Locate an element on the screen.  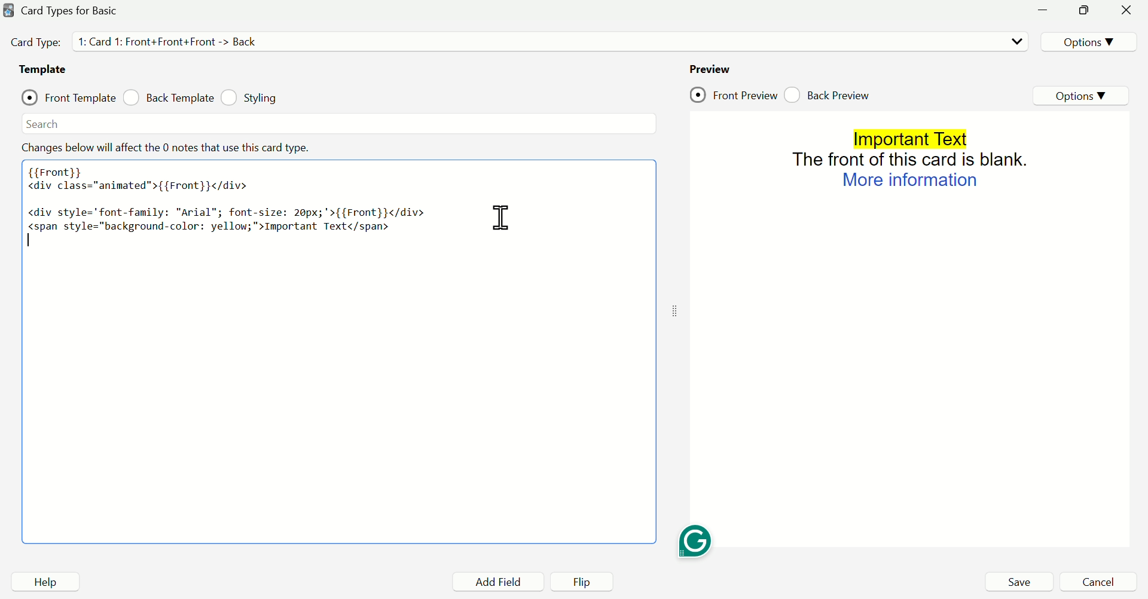
check Back Preview is located at coordinates (827, 93).